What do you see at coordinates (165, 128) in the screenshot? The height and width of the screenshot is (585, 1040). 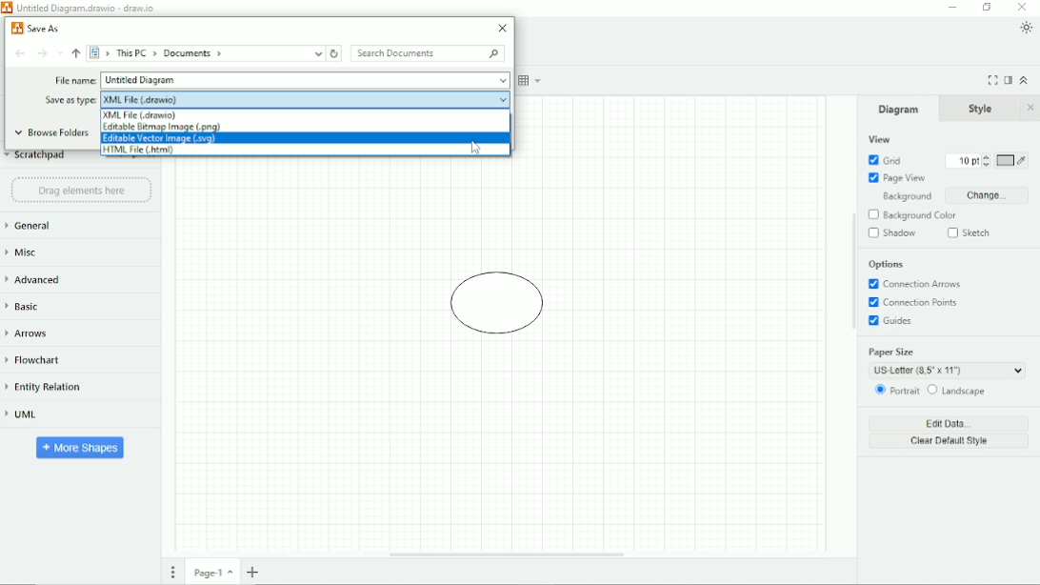 I see `Editable Bitmap Image (.png)` at bounding box center [165, 128].